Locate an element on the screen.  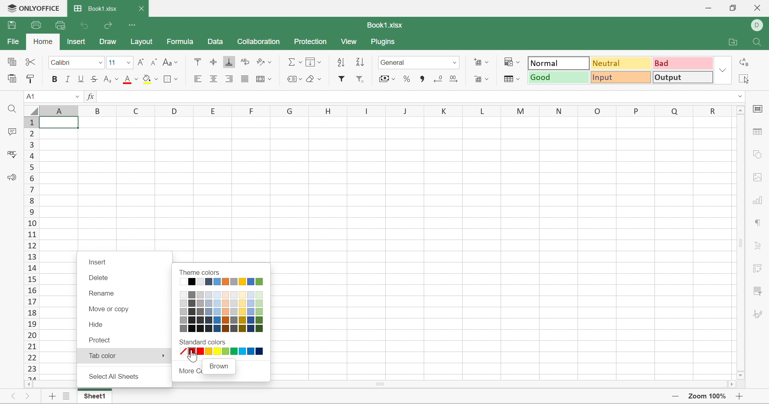
Superscript / Subscript is located at coordinates (111, 80).